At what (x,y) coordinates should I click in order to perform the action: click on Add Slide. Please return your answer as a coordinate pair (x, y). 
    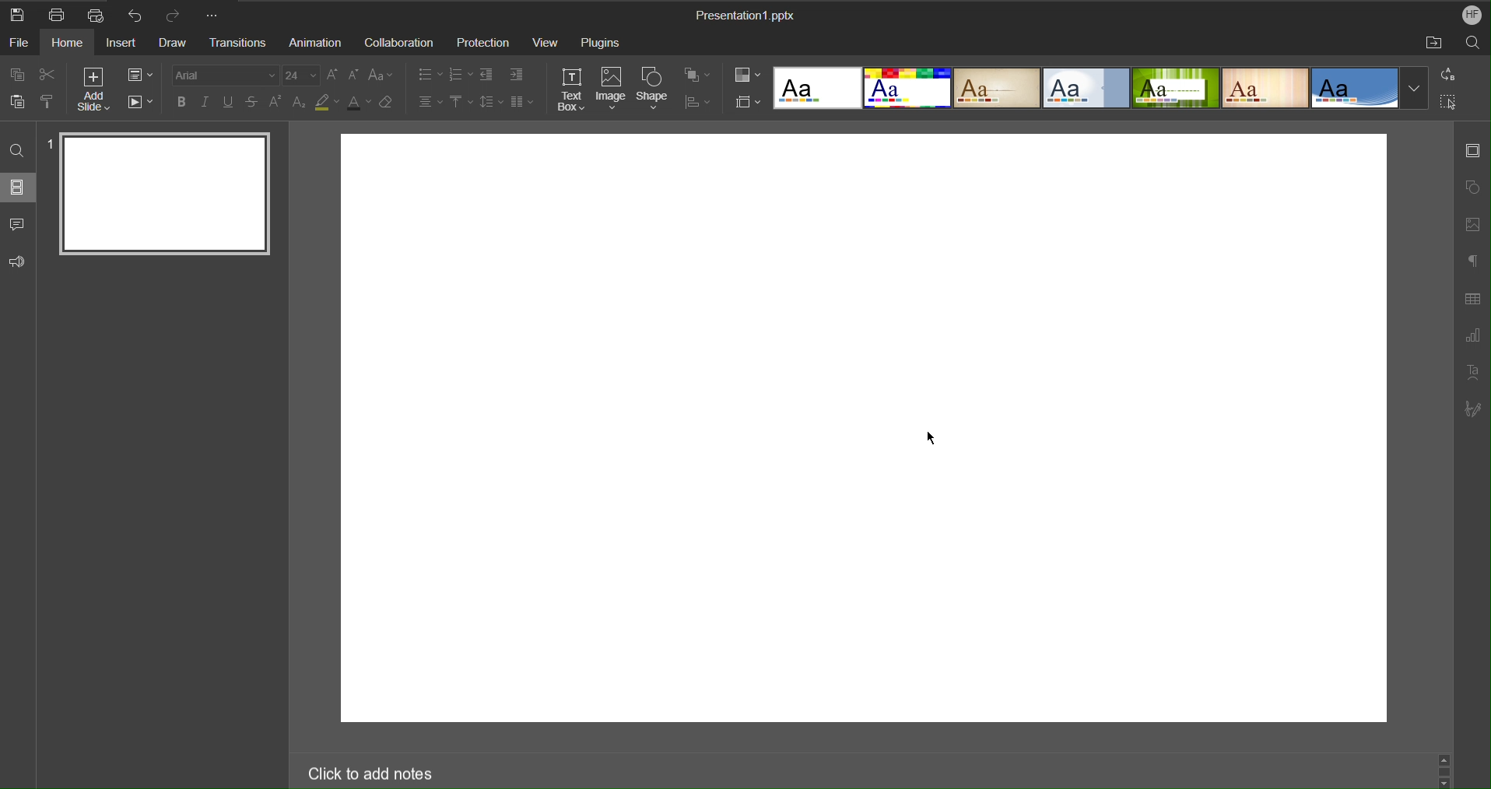
    Looking at the image, I should click on (96, 89).